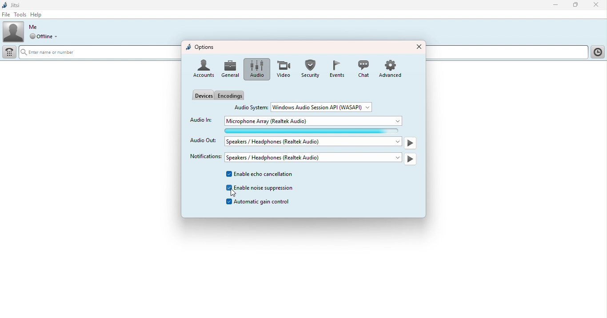 The height and width of the screenshot is (318, 607). What do you see at coordinates (40, 14) in the screenshot?
I see `Help` at bounding box center [40, 14].